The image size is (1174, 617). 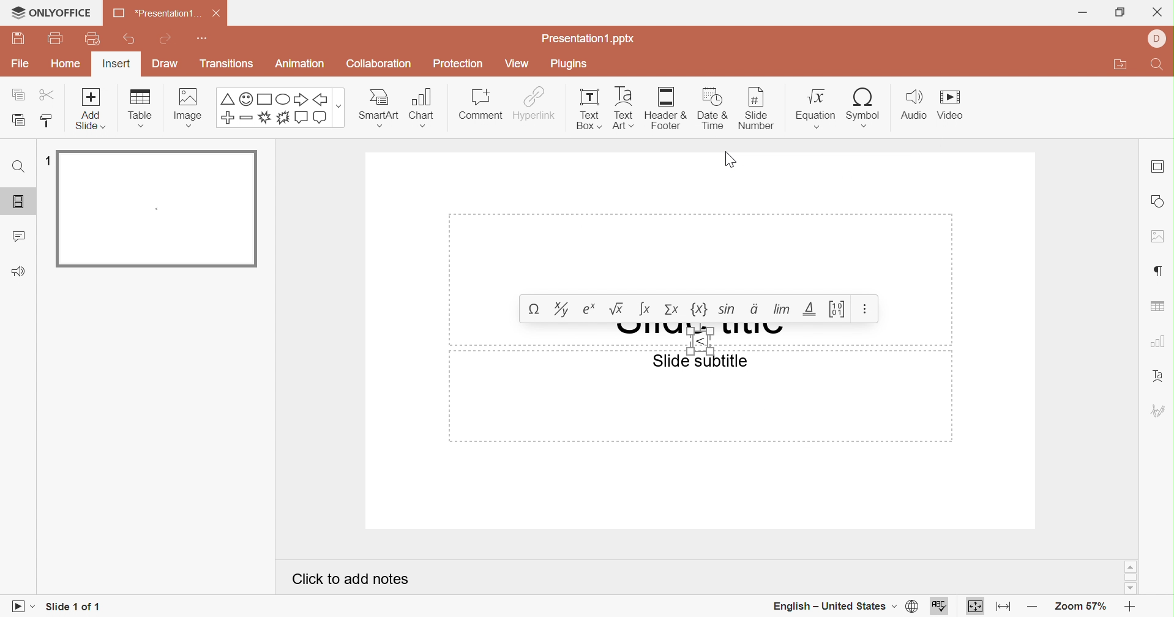 What do you see at coordinates (1156, 344) in the screenshot?
I see `chart settings` at bounding box center [1156, 344].